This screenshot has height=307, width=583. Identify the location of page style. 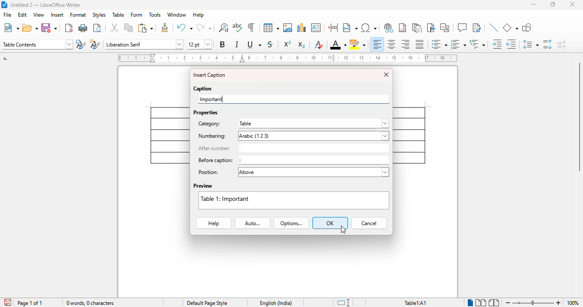
(207, 303).